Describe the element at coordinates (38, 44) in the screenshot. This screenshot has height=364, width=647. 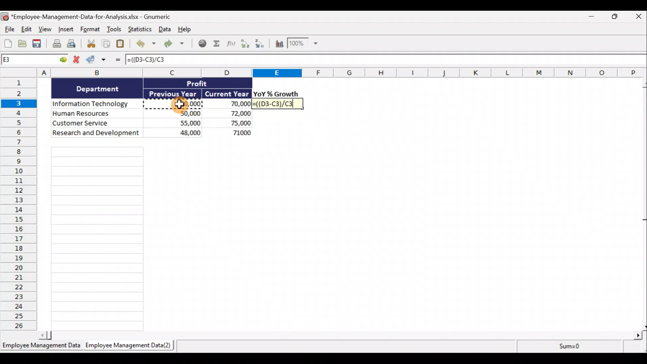
I see `Save the current workbook` at that location.